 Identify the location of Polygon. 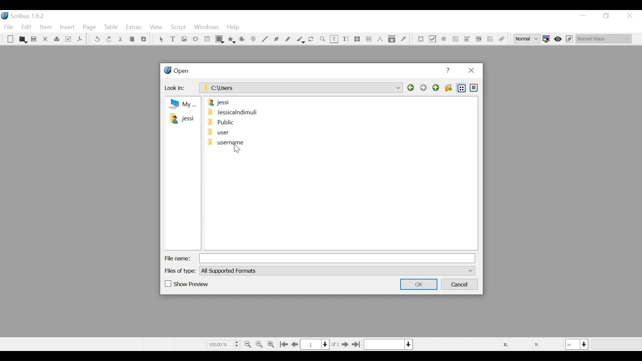
(232, 39).